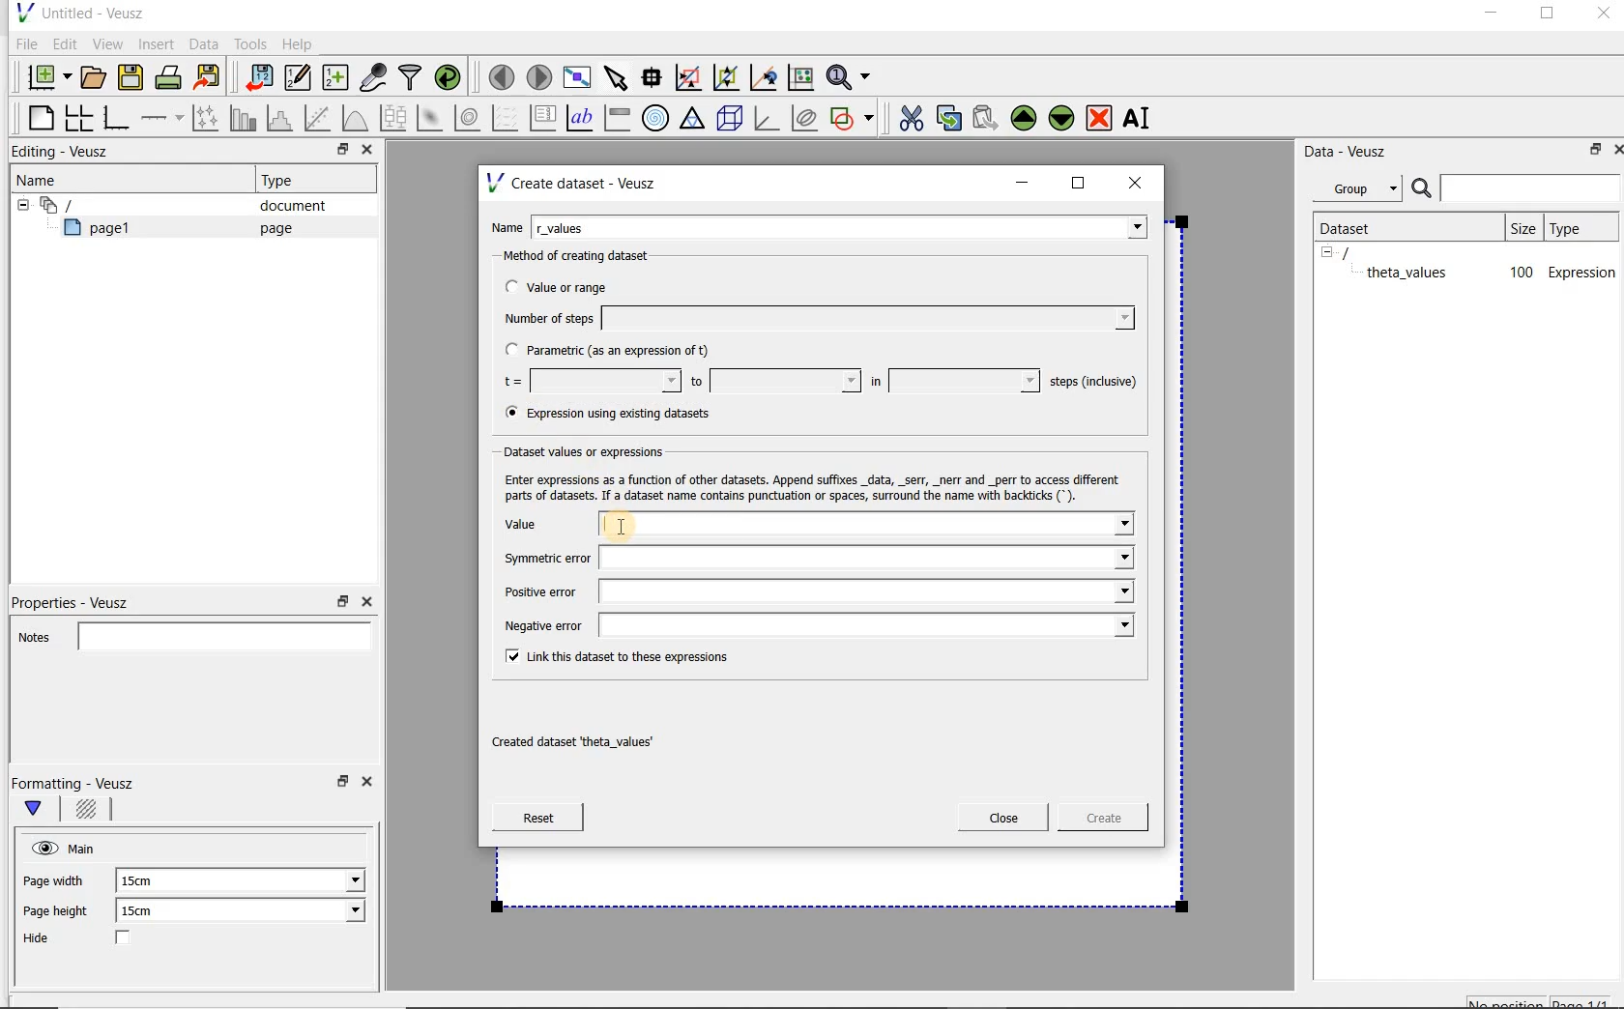 This screenshot has width=1624, height=1009. I want to click on Reset, so click(537, 818).